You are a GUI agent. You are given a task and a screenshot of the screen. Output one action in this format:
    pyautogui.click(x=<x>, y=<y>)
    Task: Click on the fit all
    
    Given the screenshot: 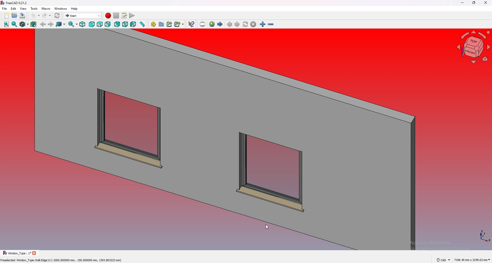 What is the action you would take?
    pyautogui.click(x=6, y=25)
    